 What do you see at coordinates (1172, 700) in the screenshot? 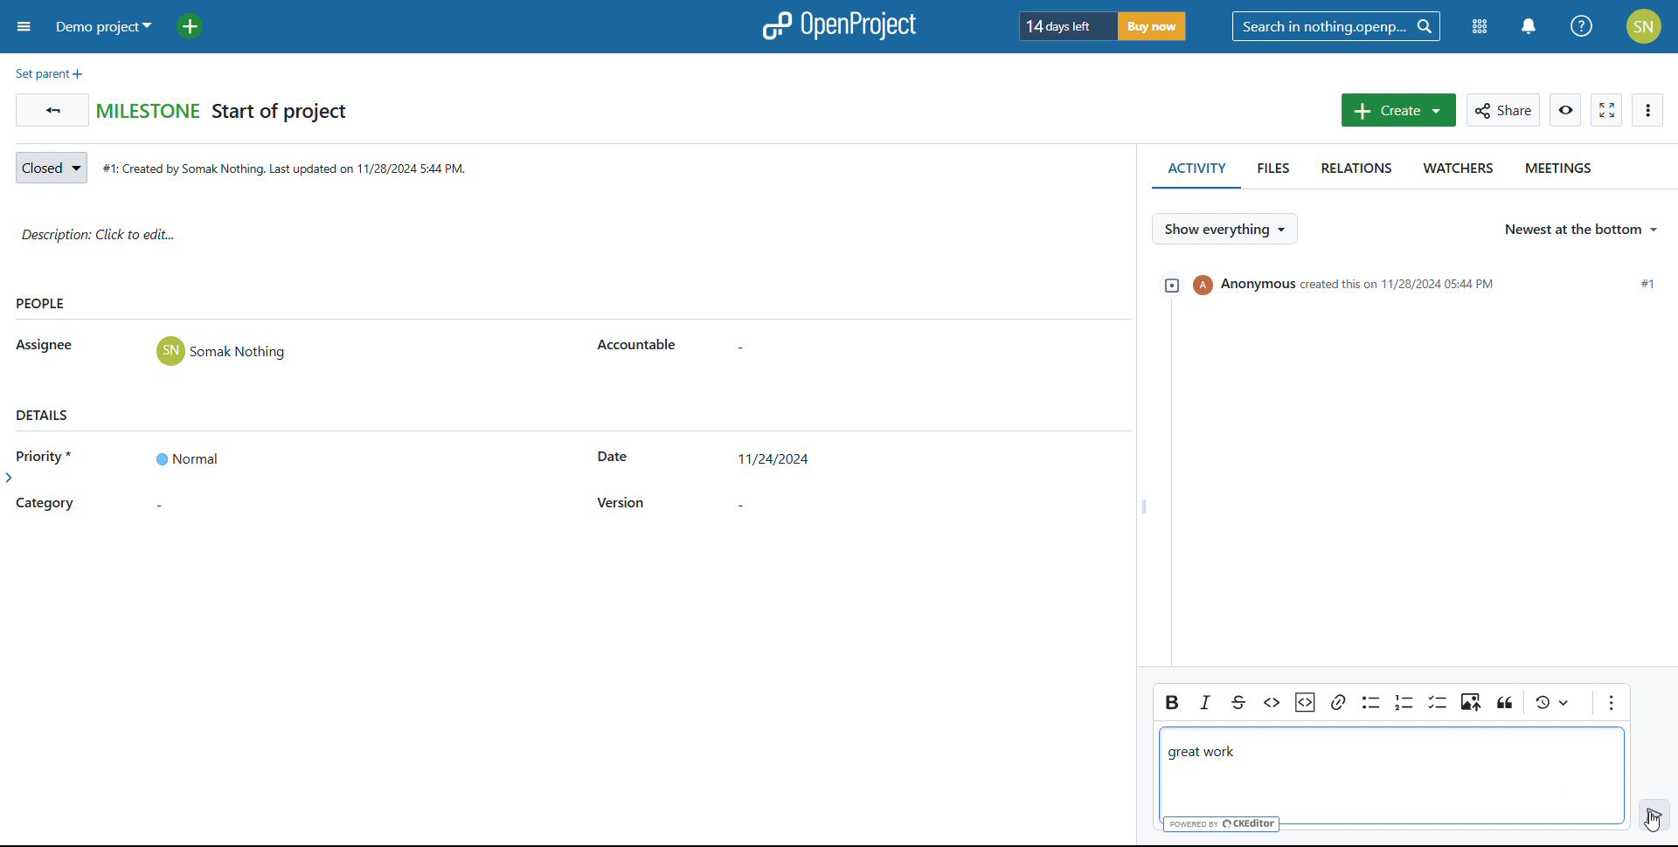
I see `bold` at bounding box center [1172, 700].